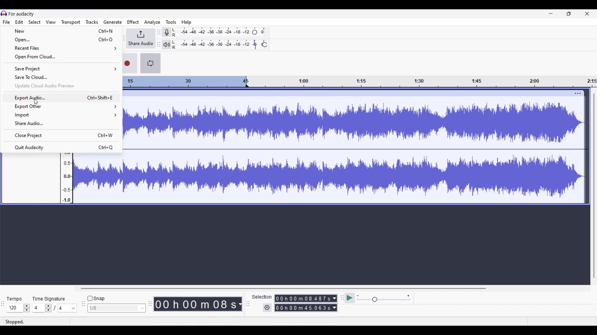 The height and width of the screenshot is (335, 597). What do you see at coordinates (569, 14) in the screenshot?
I see `Show in smaller tab` at bounding box center [569, 14].